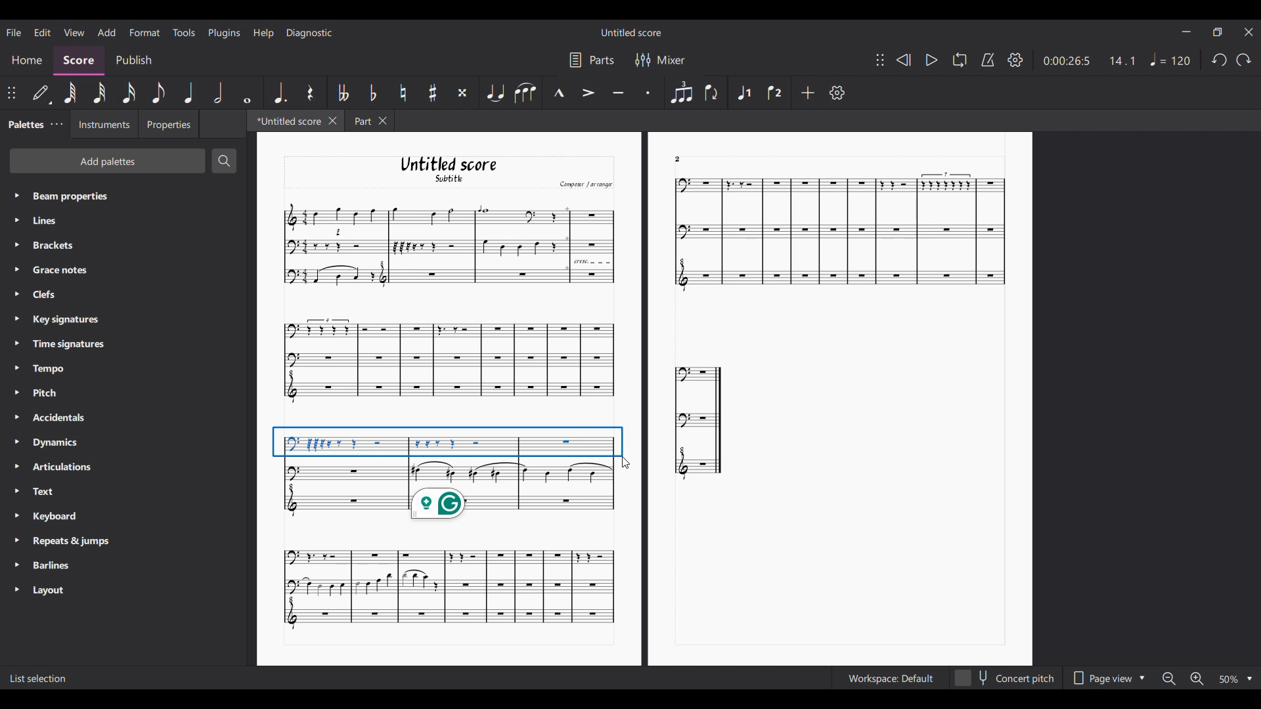 The width and height of the screenshot is (1261, 709). What do you see at coordinates (1235, 679) in the screenshot?
I see `50 %` at bounding box center [1235, 679].